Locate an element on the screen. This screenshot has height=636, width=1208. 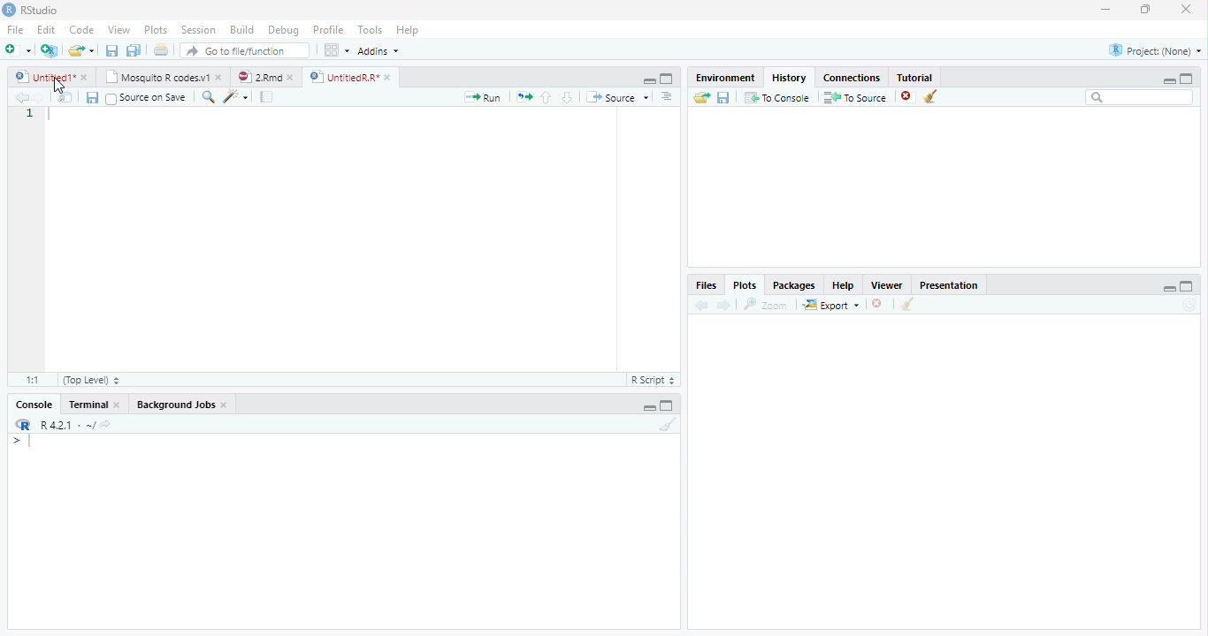
Debug is located at coordinates (287, 31).